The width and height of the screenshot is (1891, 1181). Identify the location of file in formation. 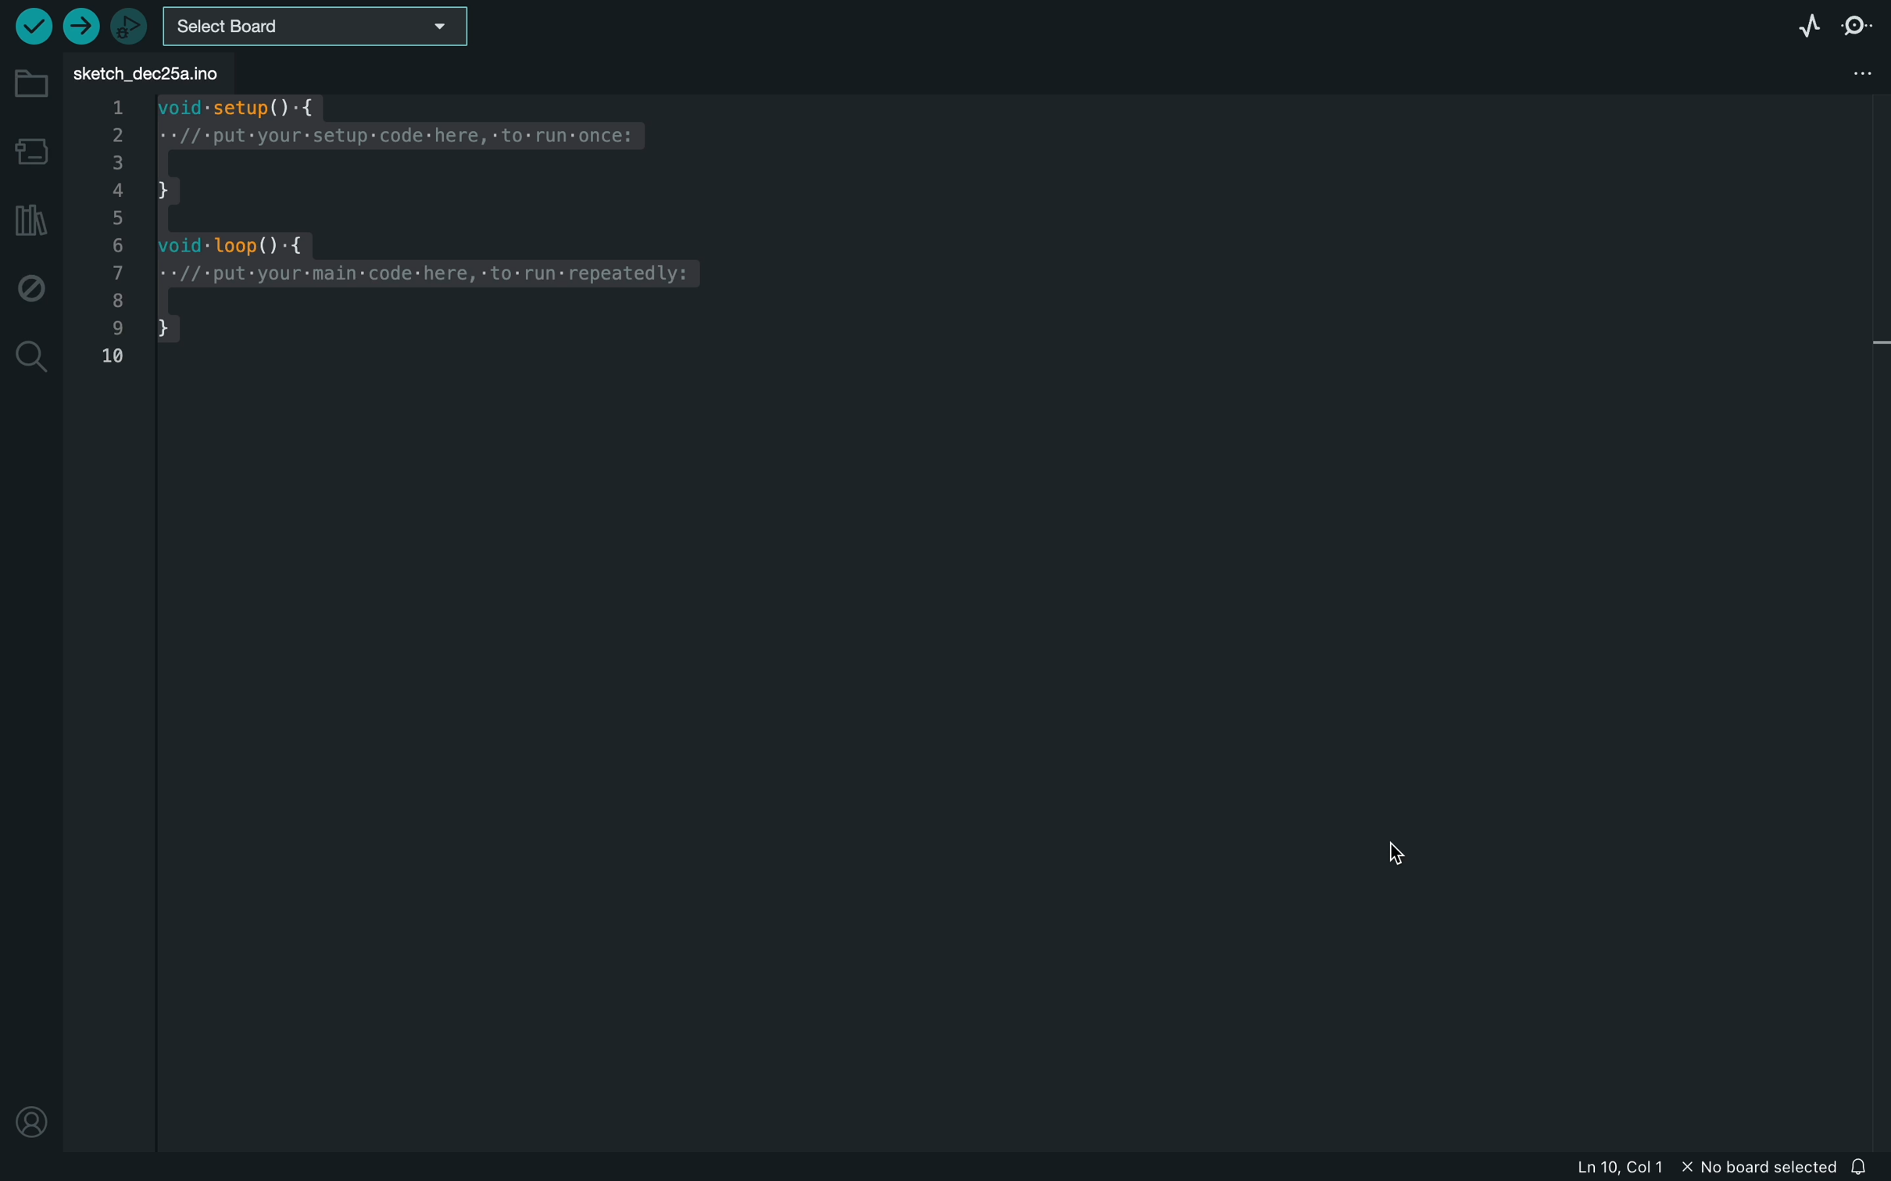
(1648, 1169).